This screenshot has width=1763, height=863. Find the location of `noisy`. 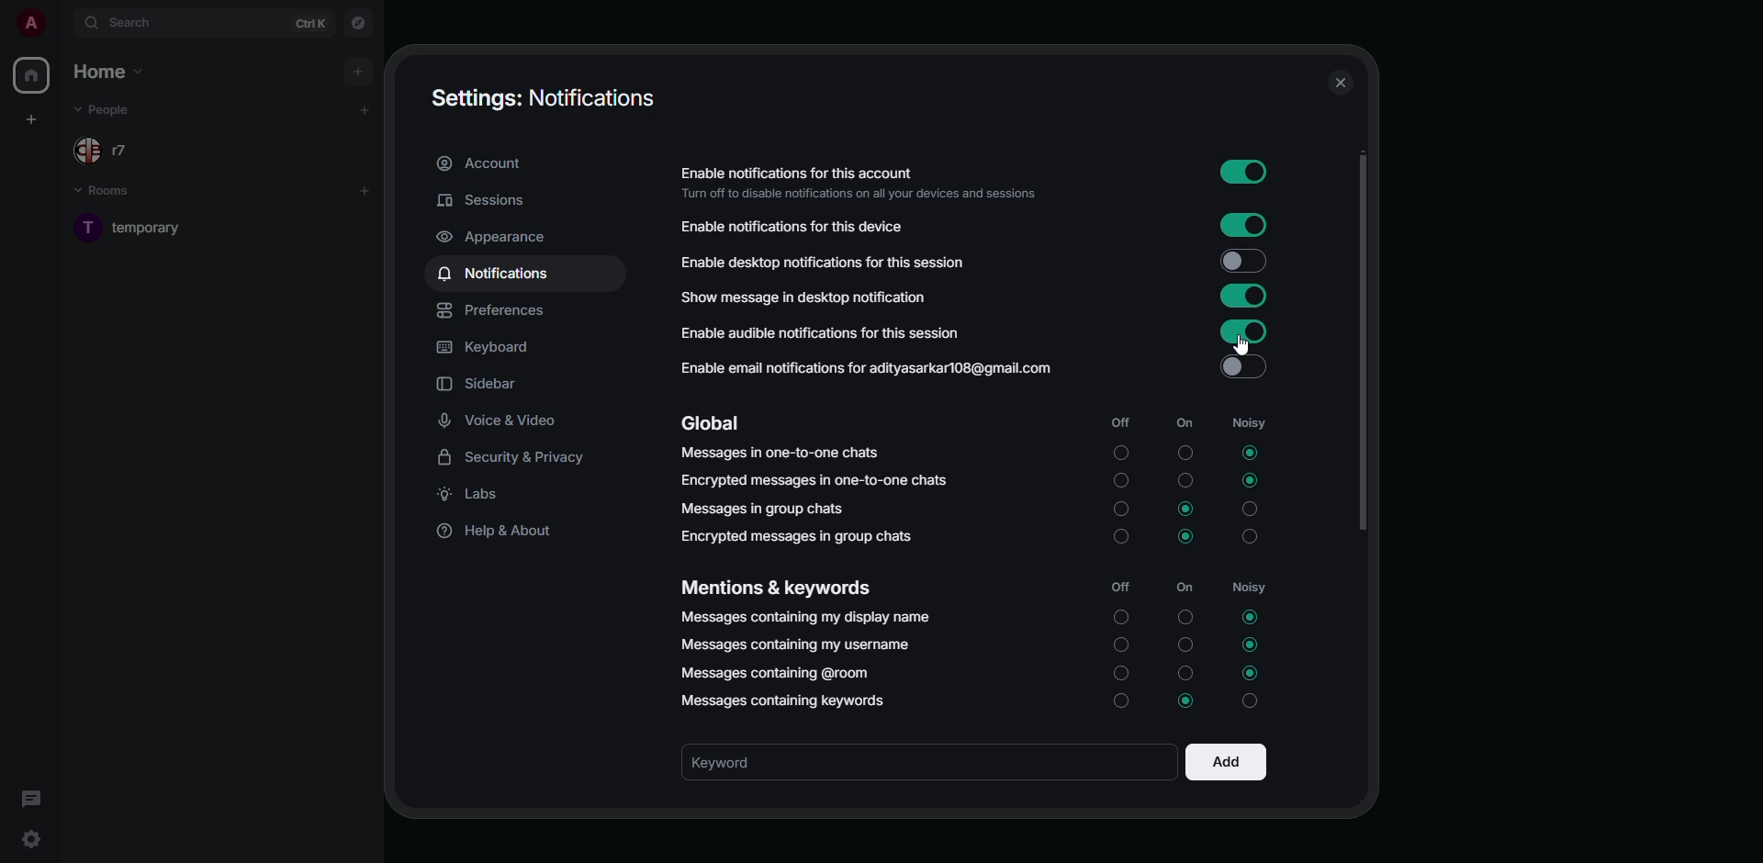

noisy is located at coordinates (1249, 422).